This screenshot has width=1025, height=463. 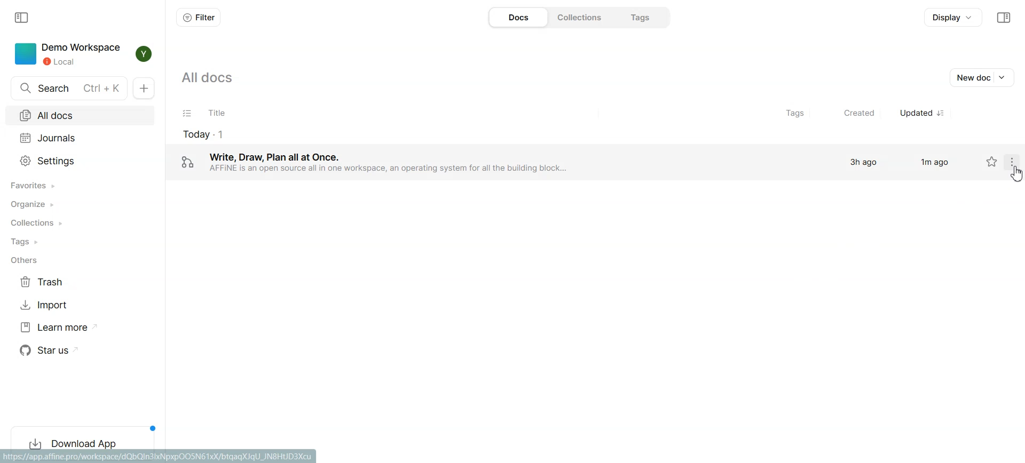 What do you see at coordinates (70, 283) in the screenshot?
I see `Trash` at bounding box center [70, 283].